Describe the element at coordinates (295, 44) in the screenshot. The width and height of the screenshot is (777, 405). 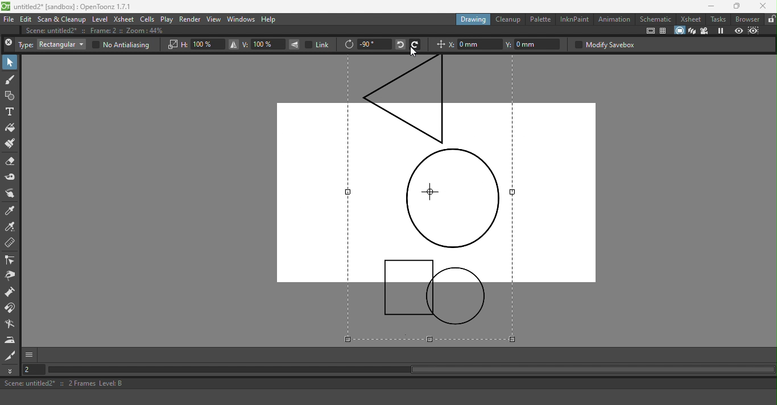
I see `Flip selection vertically` at that location.